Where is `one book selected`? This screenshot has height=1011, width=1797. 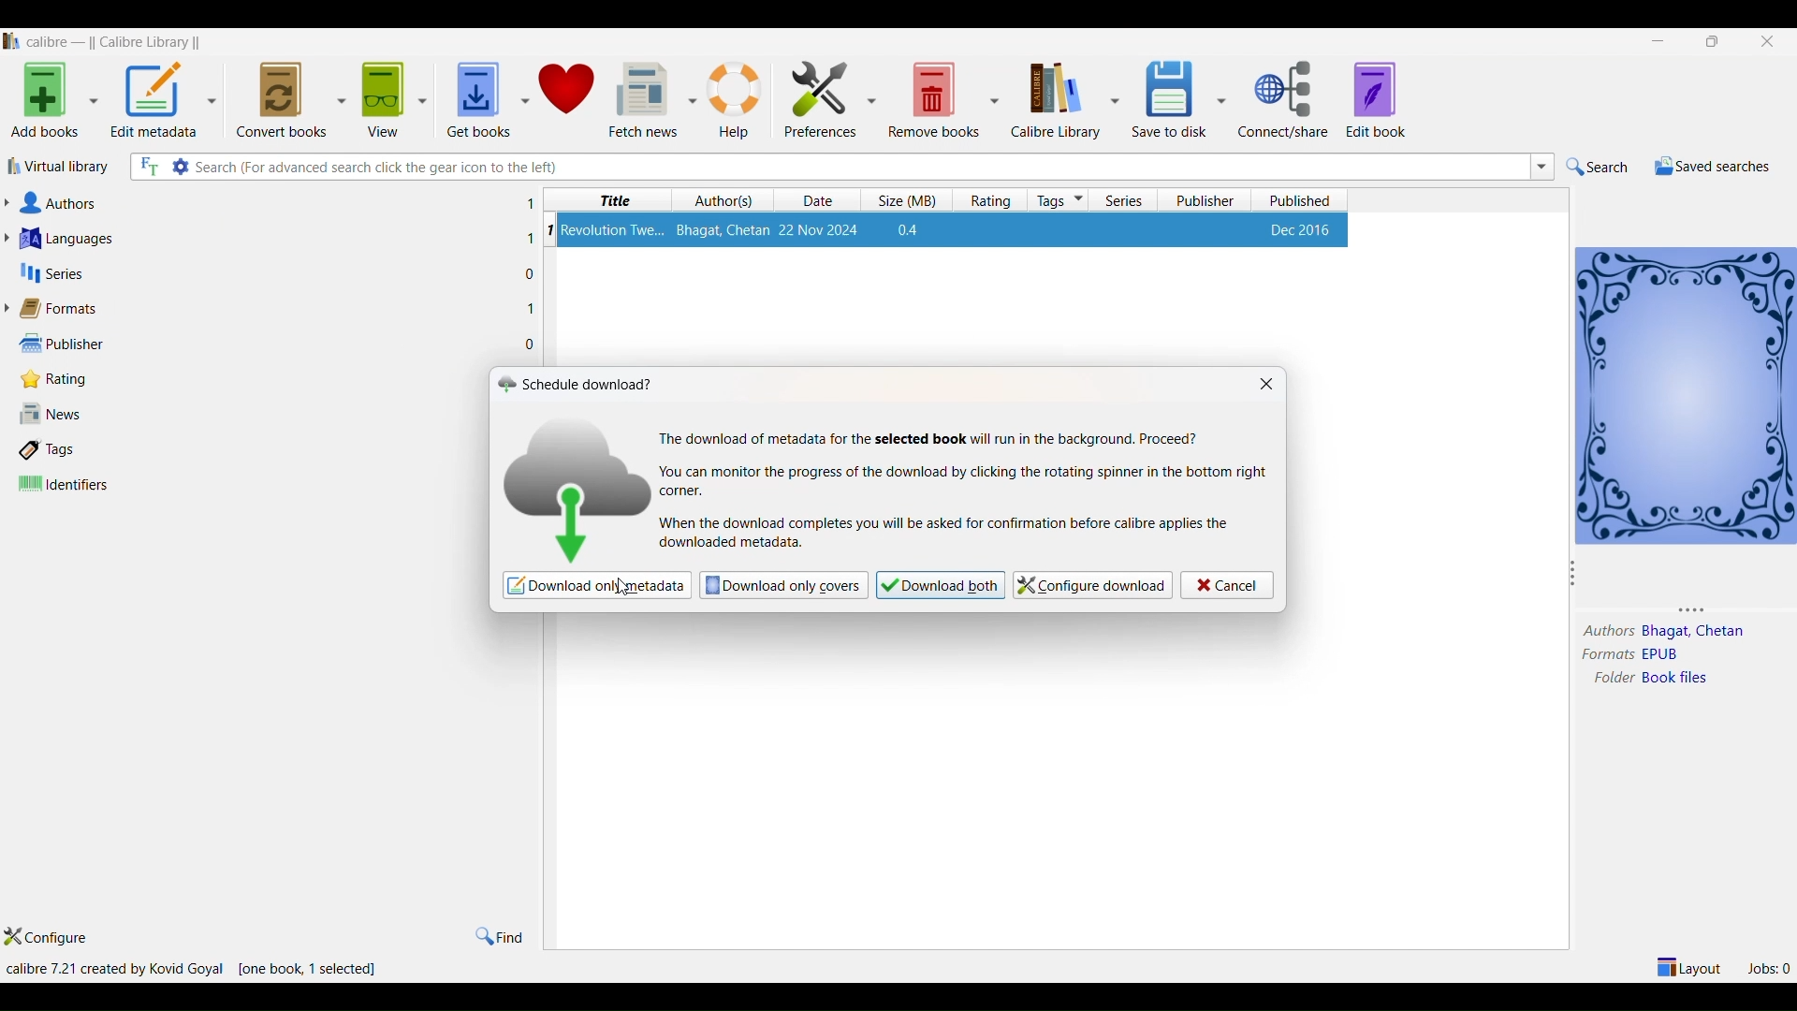
one book selected is located at coordinates (306, 968).